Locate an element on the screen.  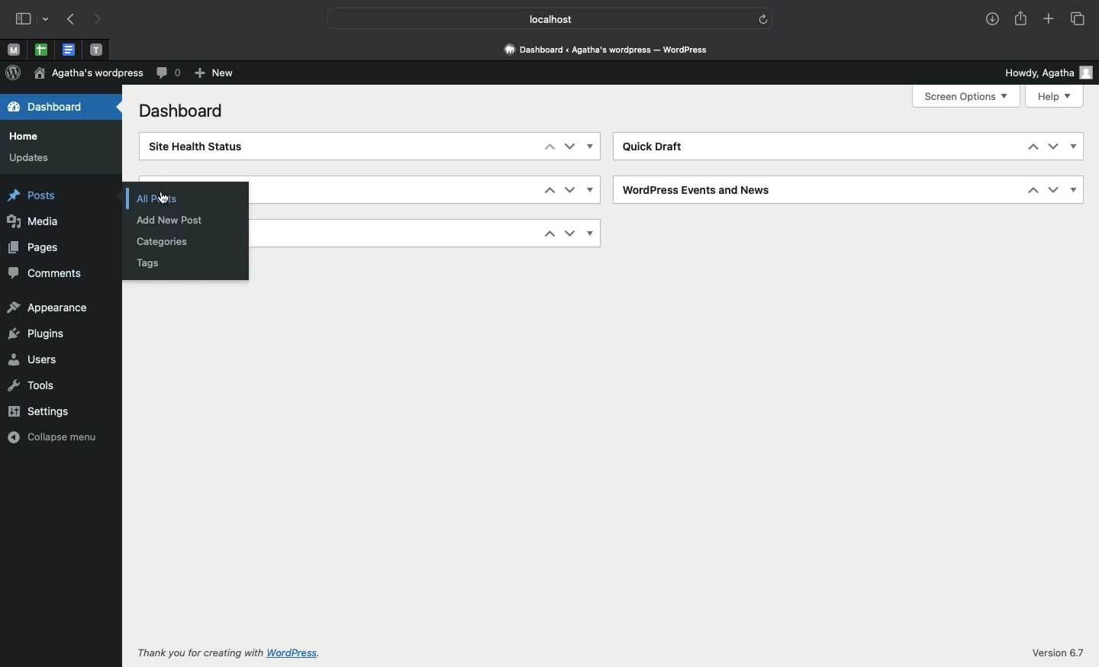
Tabs is located at coordinates (1077, 18).